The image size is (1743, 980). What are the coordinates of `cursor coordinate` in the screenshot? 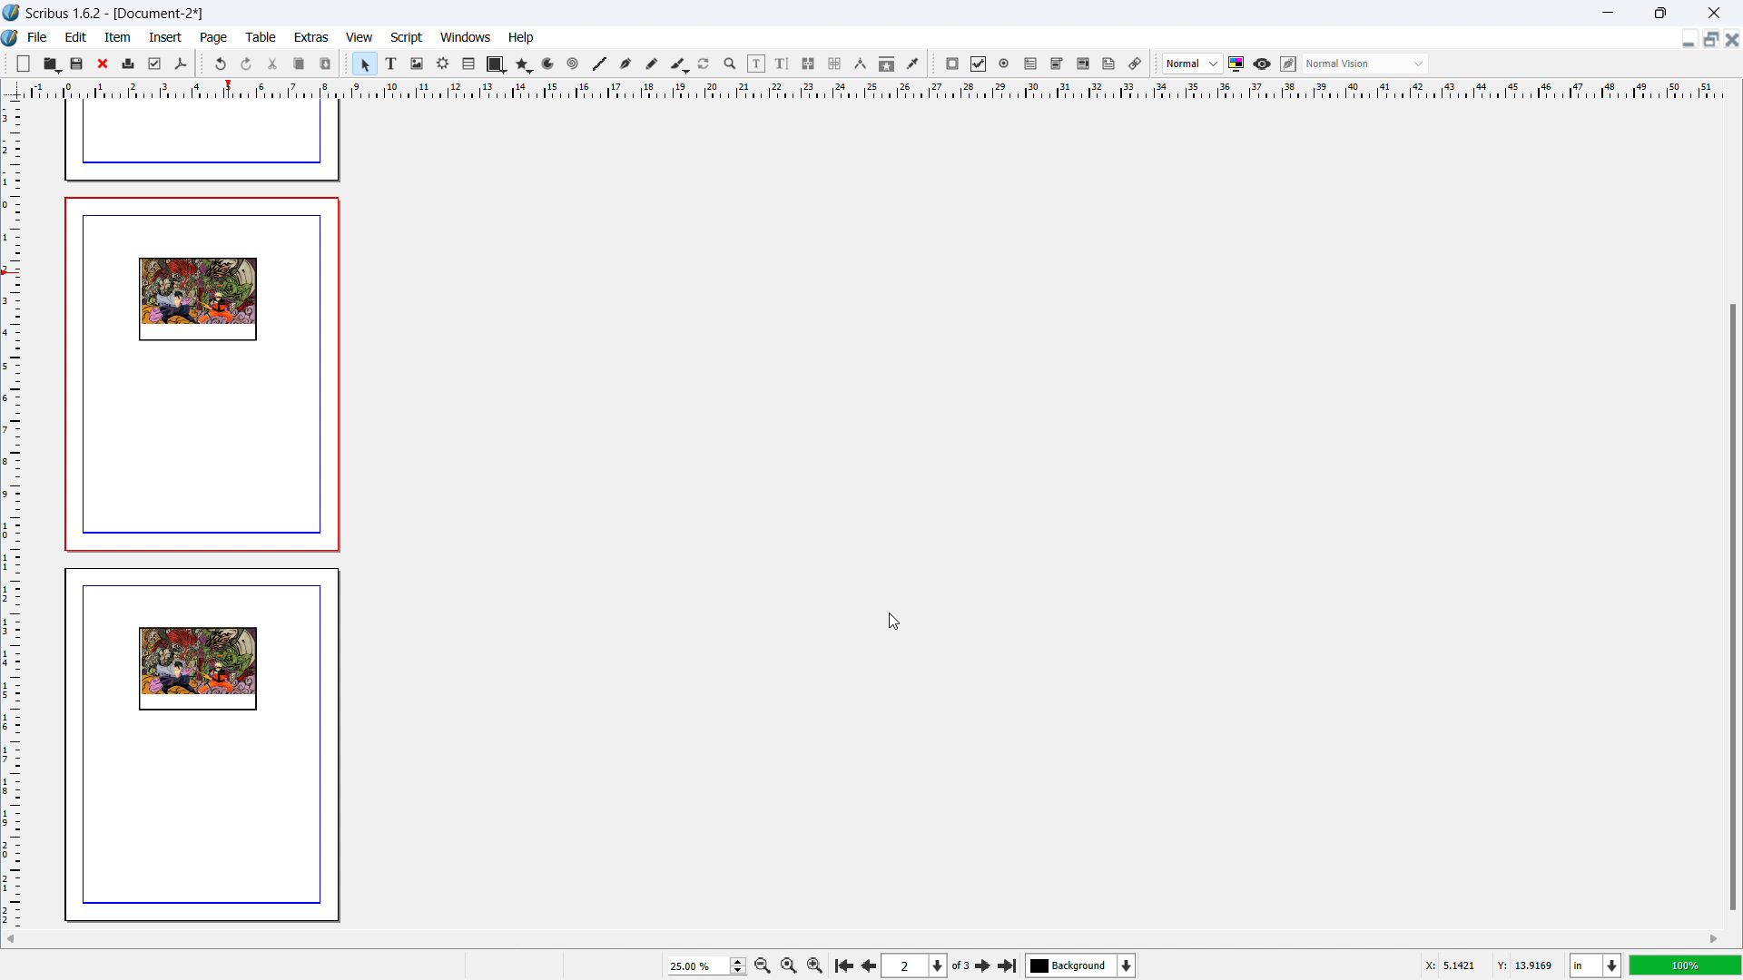 It's located at (1488, 963).